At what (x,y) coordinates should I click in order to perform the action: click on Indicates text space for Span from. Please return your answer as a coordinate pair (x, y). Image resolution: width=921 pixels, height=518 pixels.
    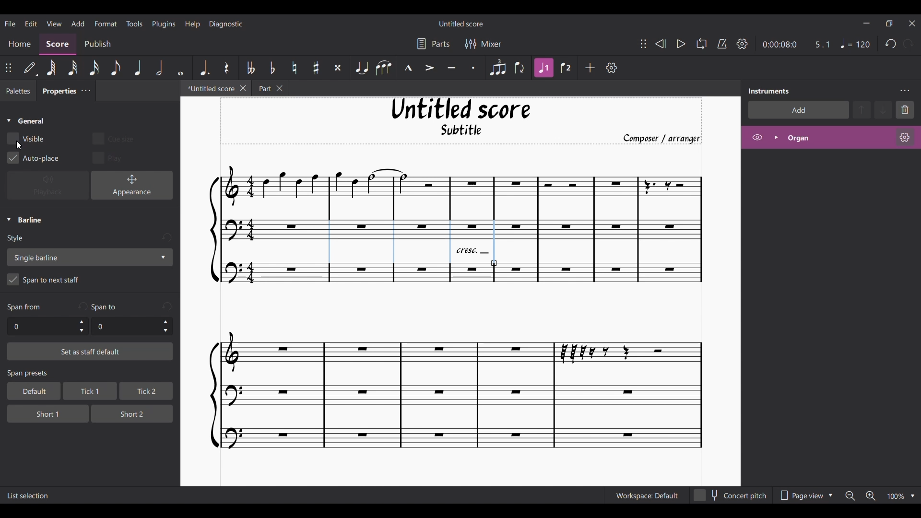
    Looking at the image, I should click on (24, 307).